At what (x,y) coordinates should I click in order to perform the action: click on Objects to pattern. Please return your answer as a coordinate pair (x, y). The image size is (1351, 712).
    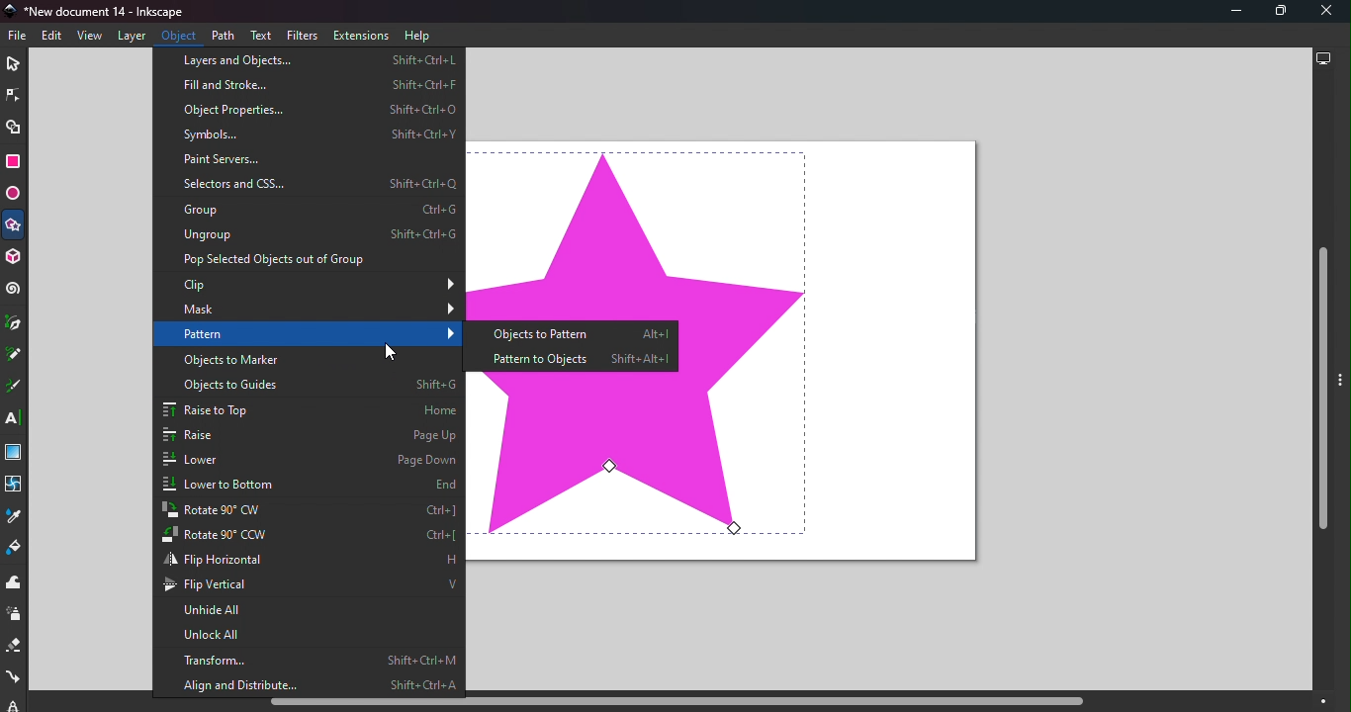
    Looking at the image, I should click on (575, 335).